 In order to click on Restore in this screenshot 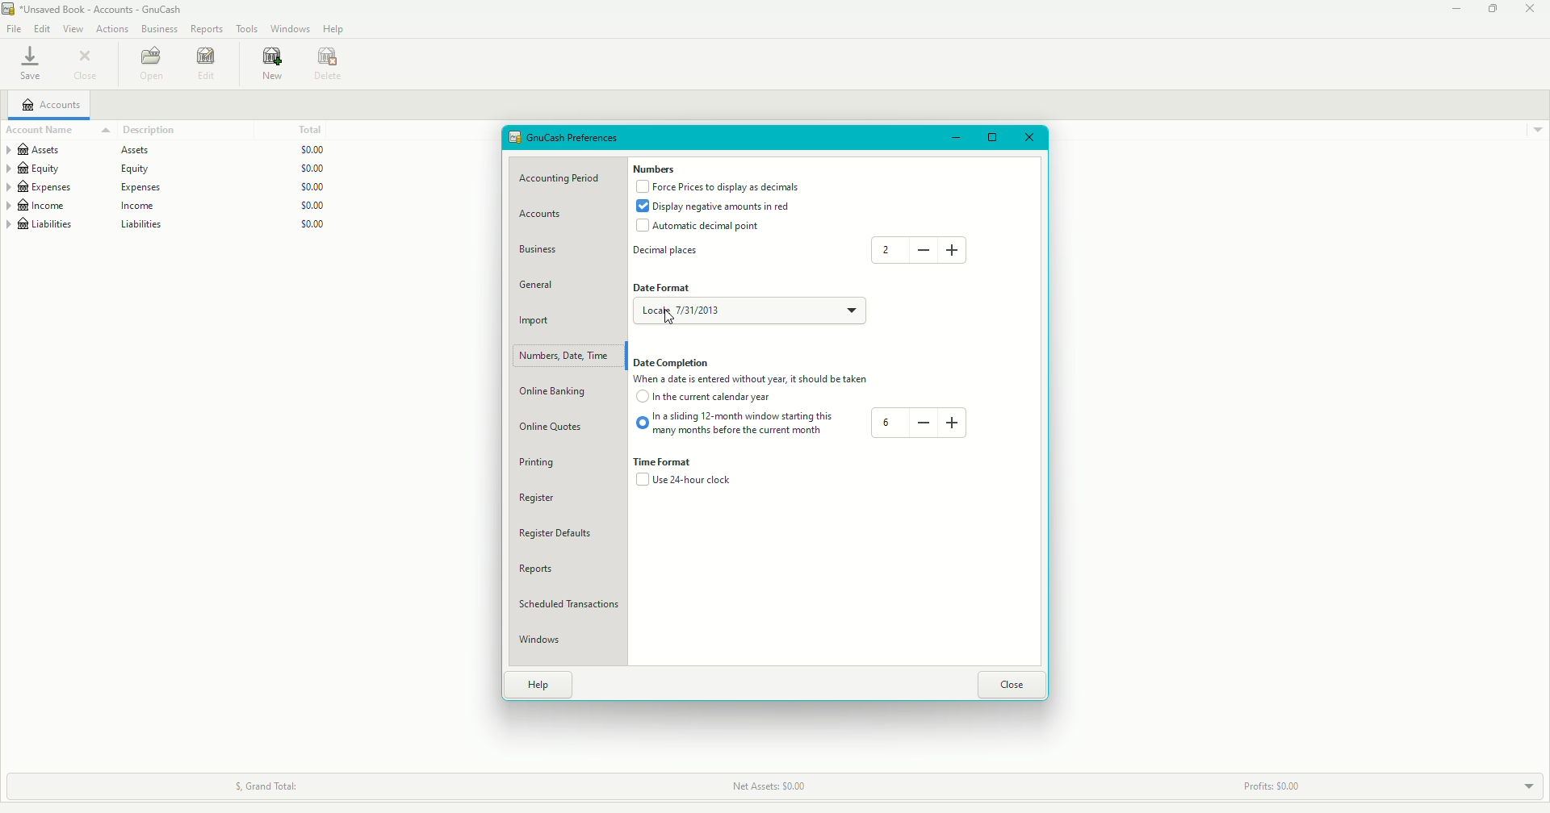, I will do `click(992, 135)`.